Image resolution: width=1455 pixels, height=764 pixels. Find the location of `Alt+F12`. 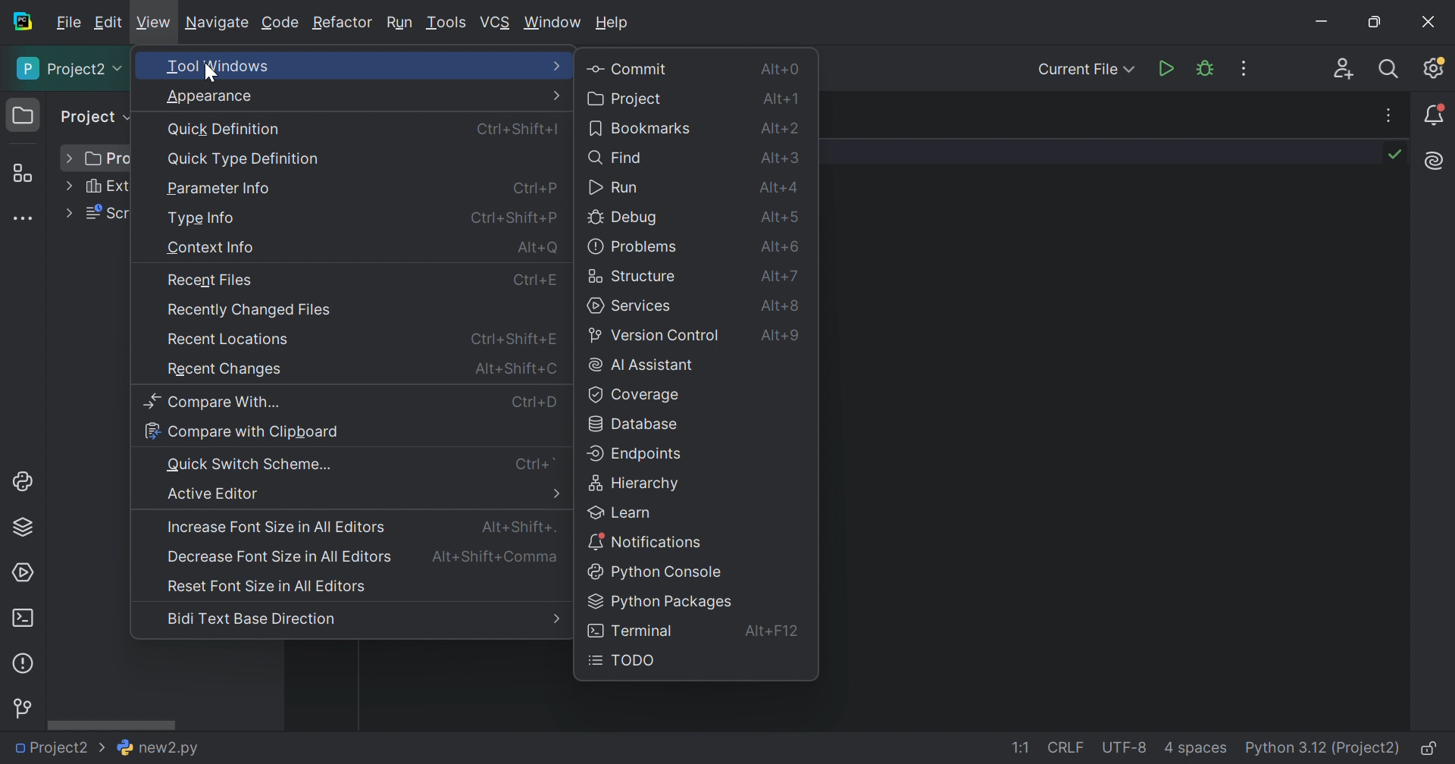

Alt+F12 is located at coordinates (776, 633).